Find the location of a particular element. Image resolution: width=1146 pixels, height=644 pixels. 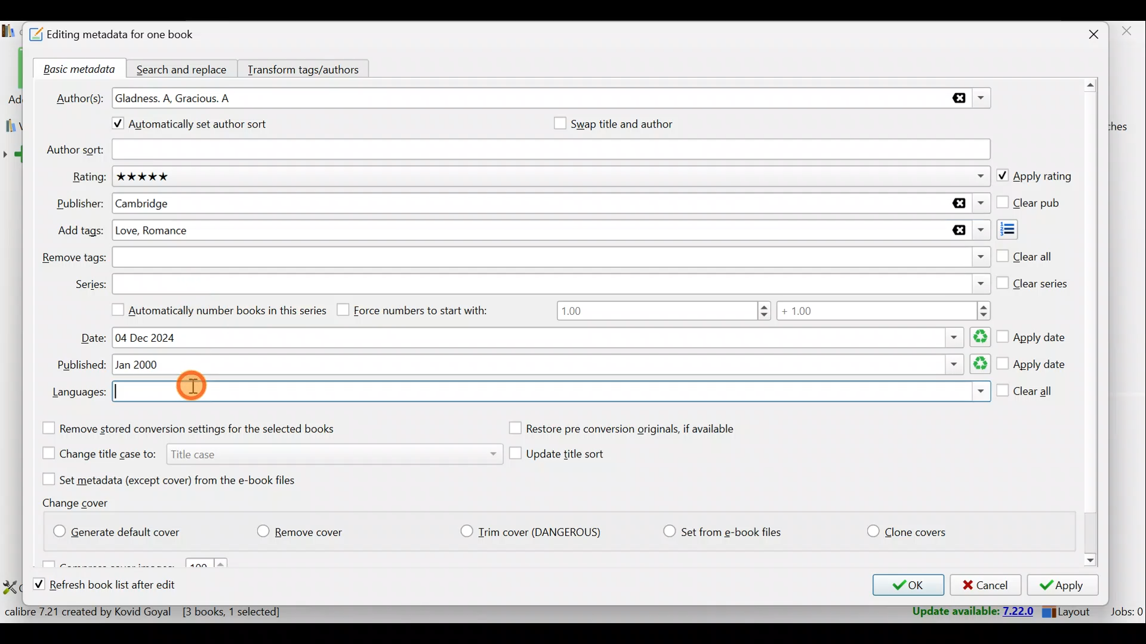

Authors is located at coordinates (553, 99).